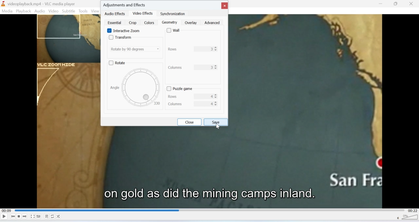 This screenshot has width=419, height=222. I want to click on Stop, so click(19, 216).